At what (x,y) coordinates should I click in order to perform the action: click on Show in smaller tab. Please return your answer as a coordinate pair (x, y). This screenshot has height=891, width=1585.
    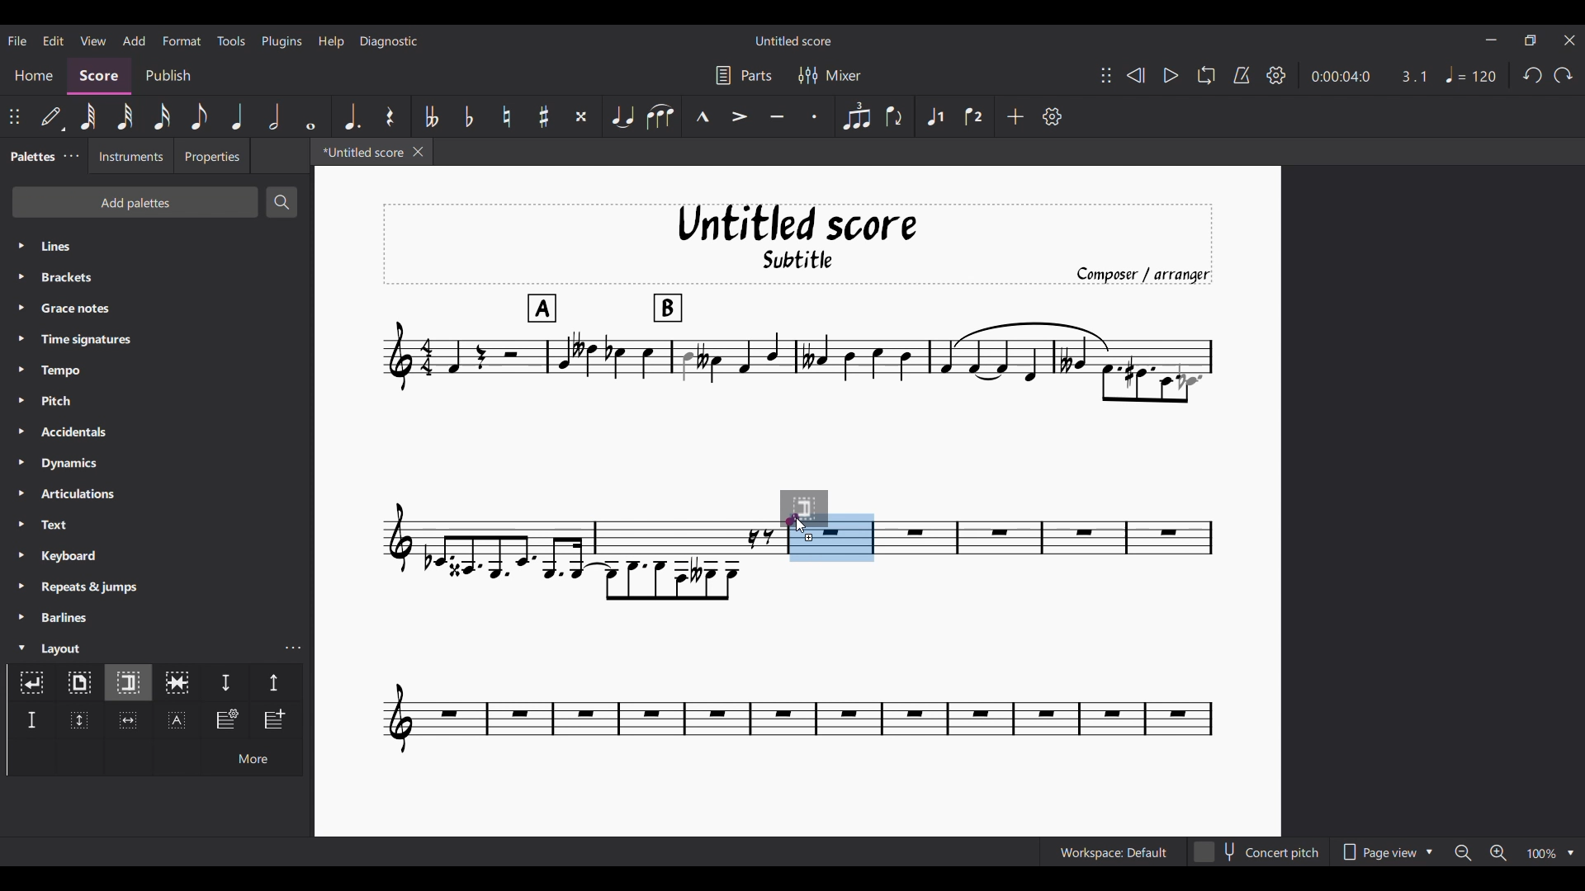
    Looking at the image, I should click on (1530, 40).